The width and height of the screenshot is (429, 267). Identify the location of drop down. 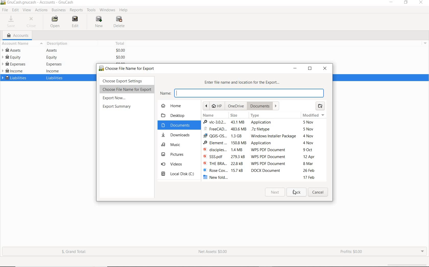
(426, 43).